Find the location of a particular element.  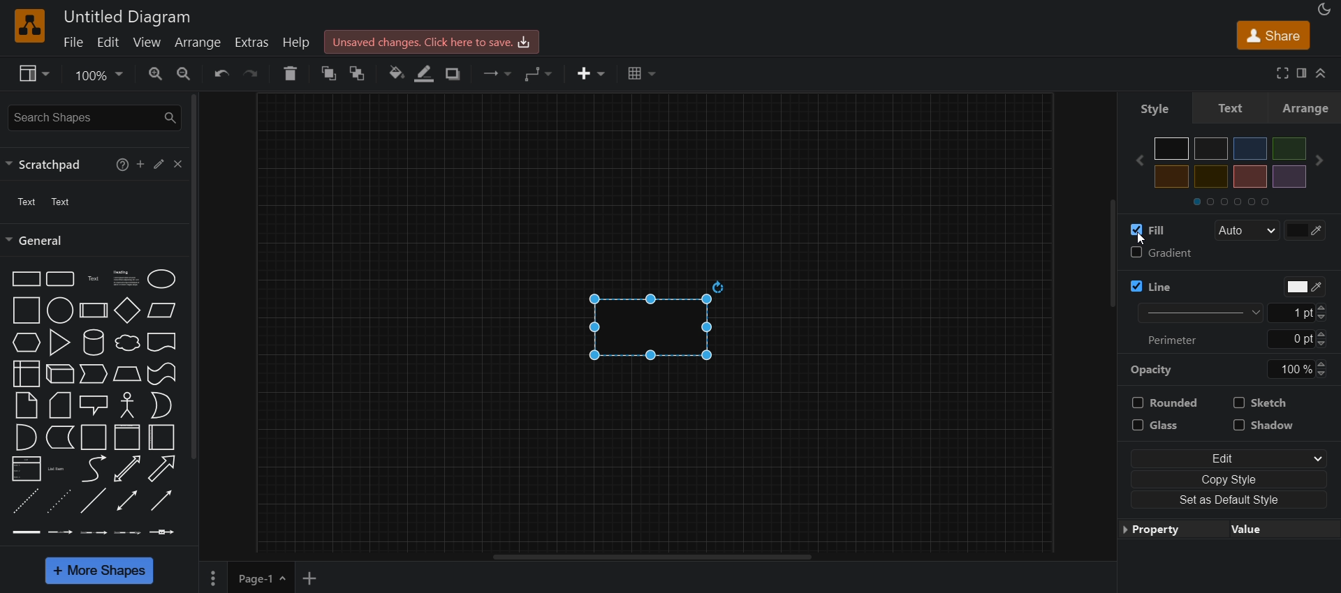

title is located at coordinates (128, 15).